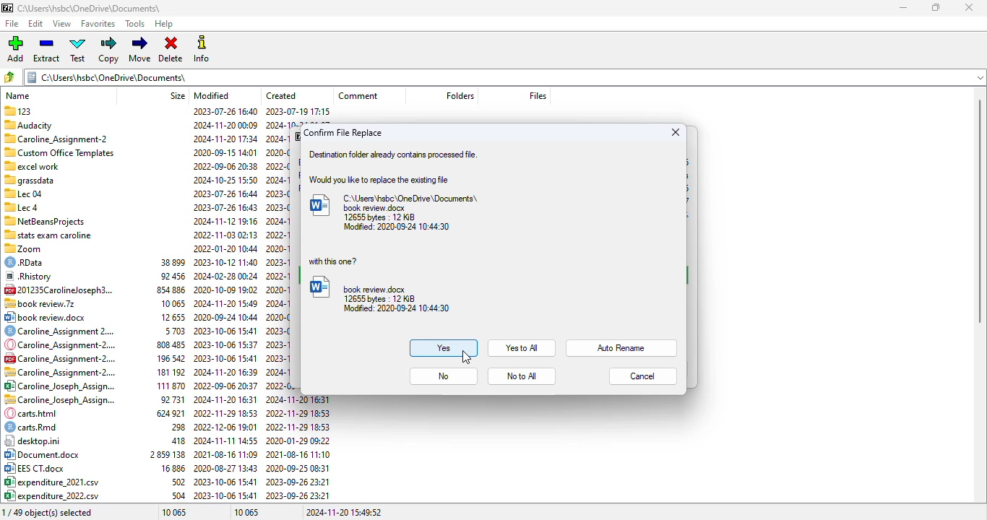  I want to click on edit, so click(35, 23).